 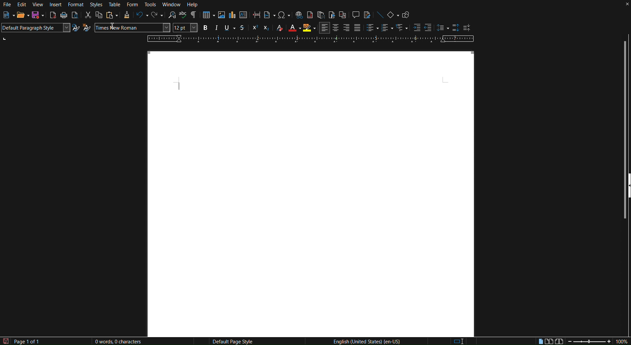 I want to click on Page 1 of 1, so click(x=34, y=341).